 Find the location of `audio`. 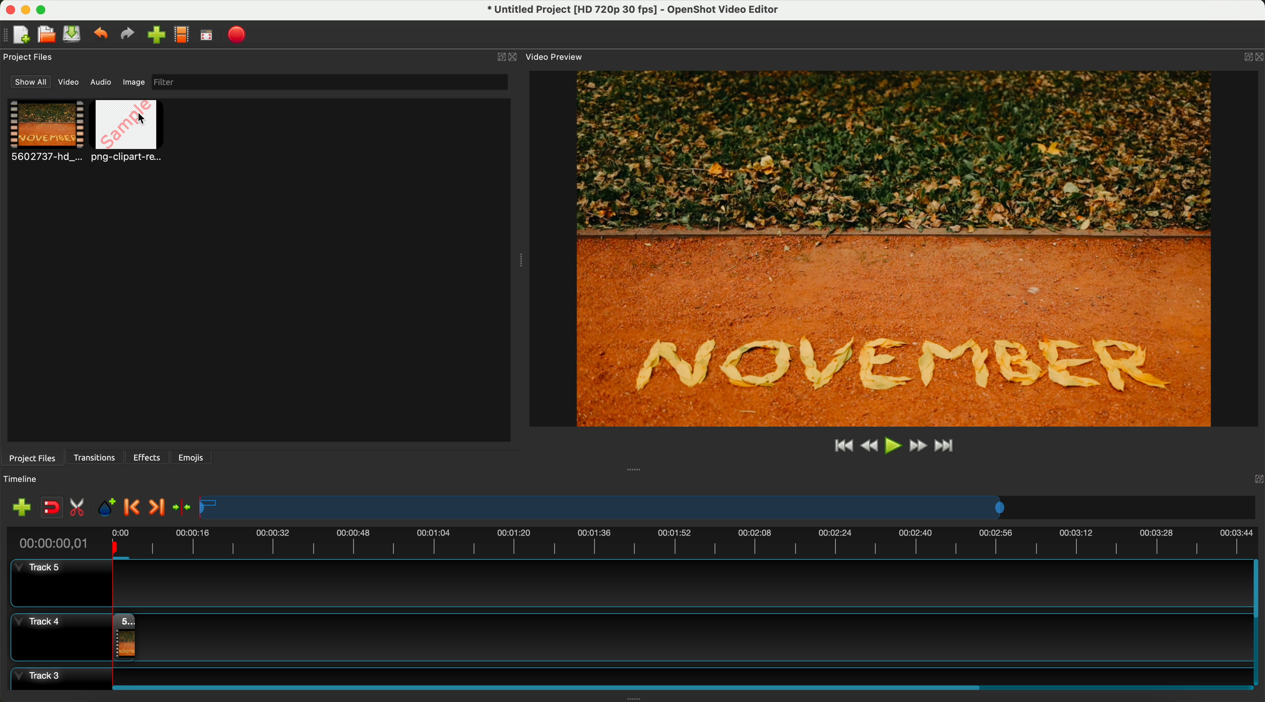

audio is located at coordinates (101, 81).